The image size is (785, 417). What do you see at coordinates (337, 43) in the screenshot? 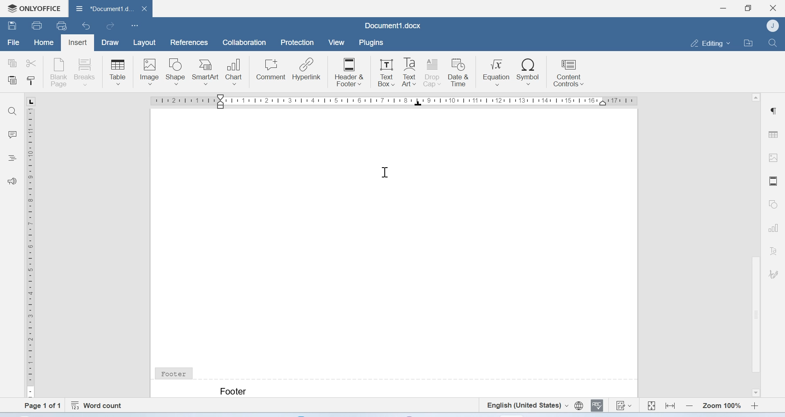
I see `View` at bounding box center [337, 43].